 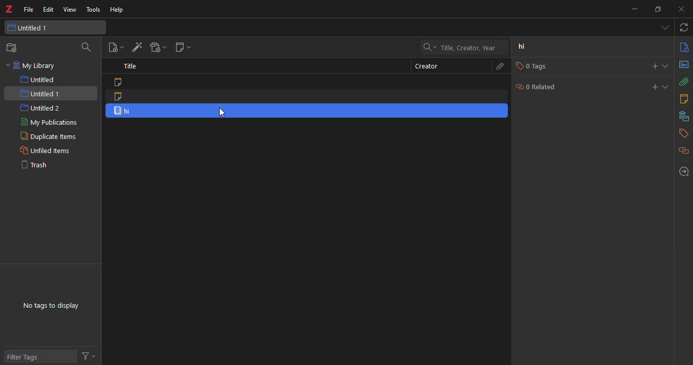 What do you see at coordinates (119, 11) in the screenshot?
I see `help` at bounding box center [119, 11].